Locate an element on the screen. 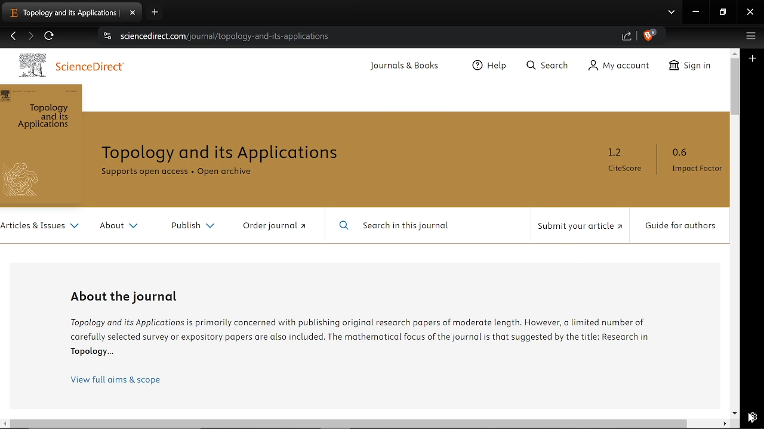  Vertical scrollbar is located at coordinates (735, 87).